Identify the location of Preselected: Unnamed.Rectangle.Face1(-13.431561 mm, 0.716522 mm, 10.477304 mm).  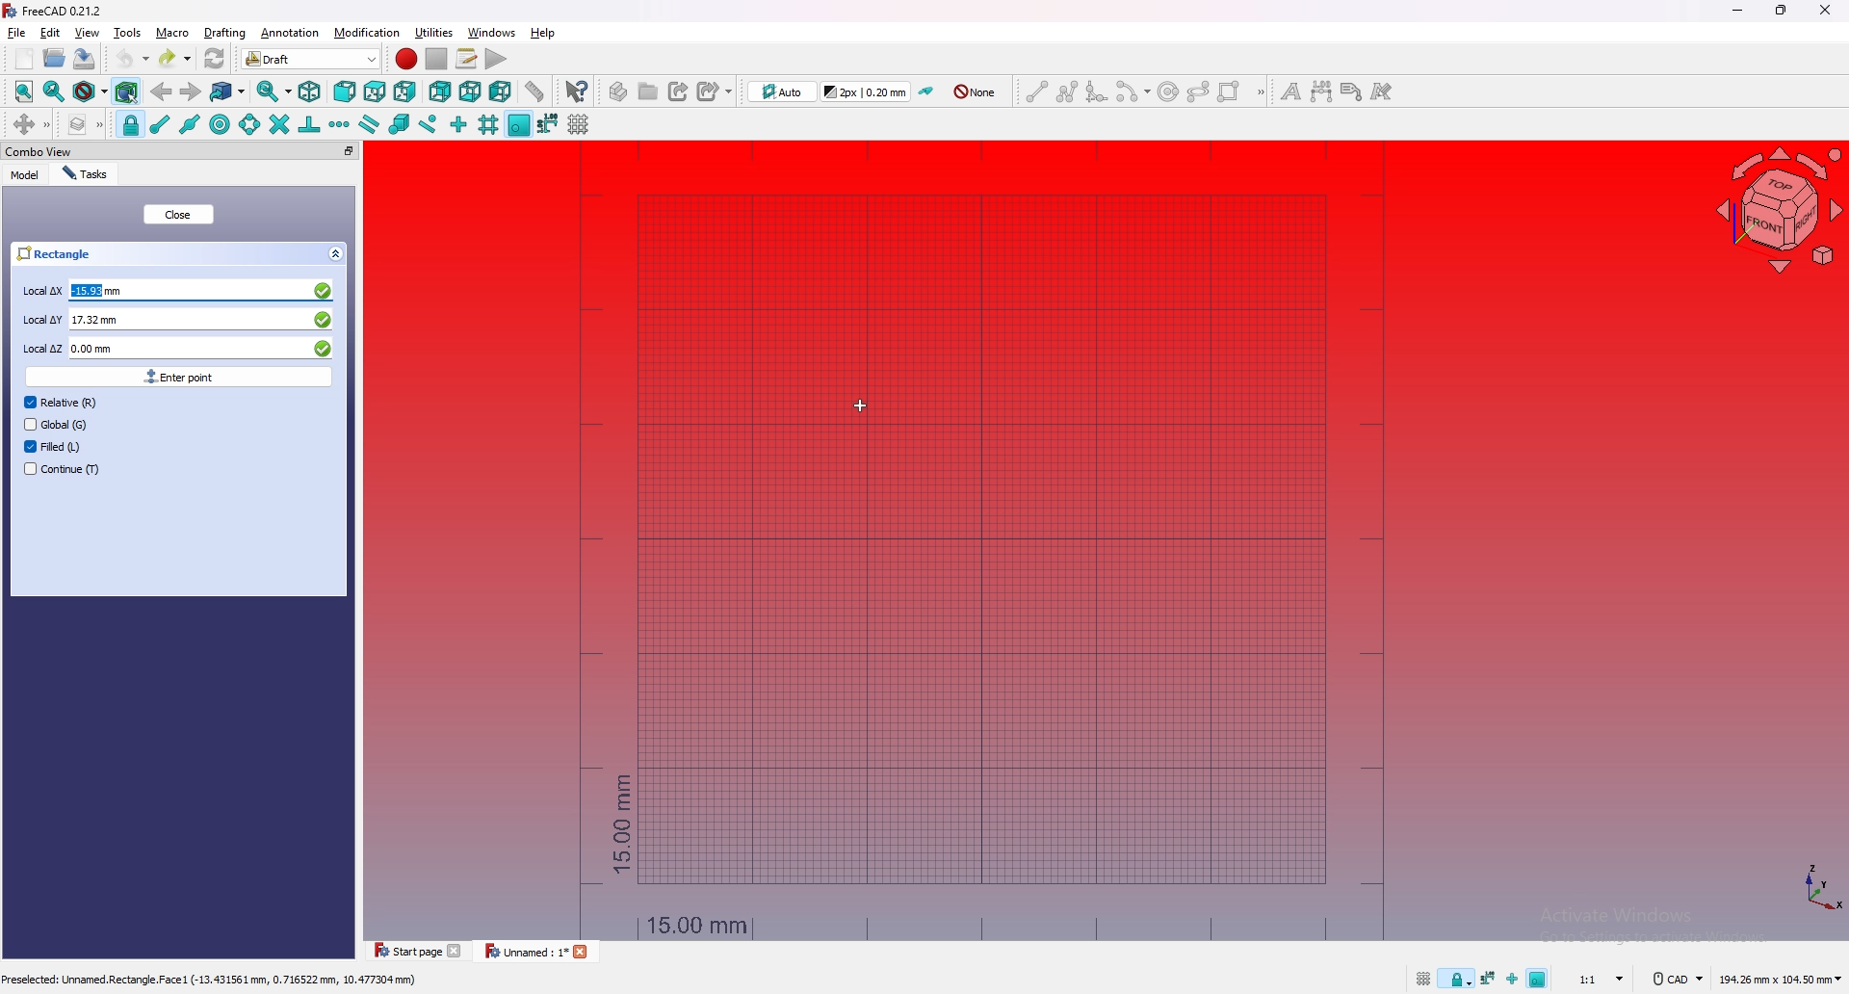
(213, 980).